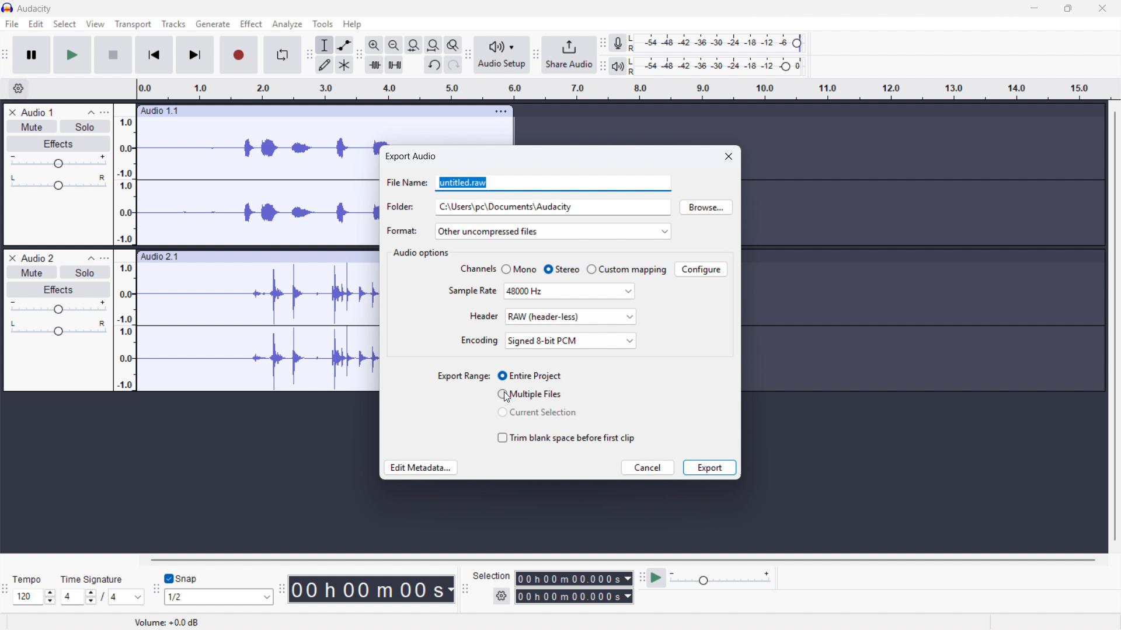 The image size is (1121, 630). Describe the element at coordinates (413, 44) in the screenshot. I see `Fit selection to width` at that location.